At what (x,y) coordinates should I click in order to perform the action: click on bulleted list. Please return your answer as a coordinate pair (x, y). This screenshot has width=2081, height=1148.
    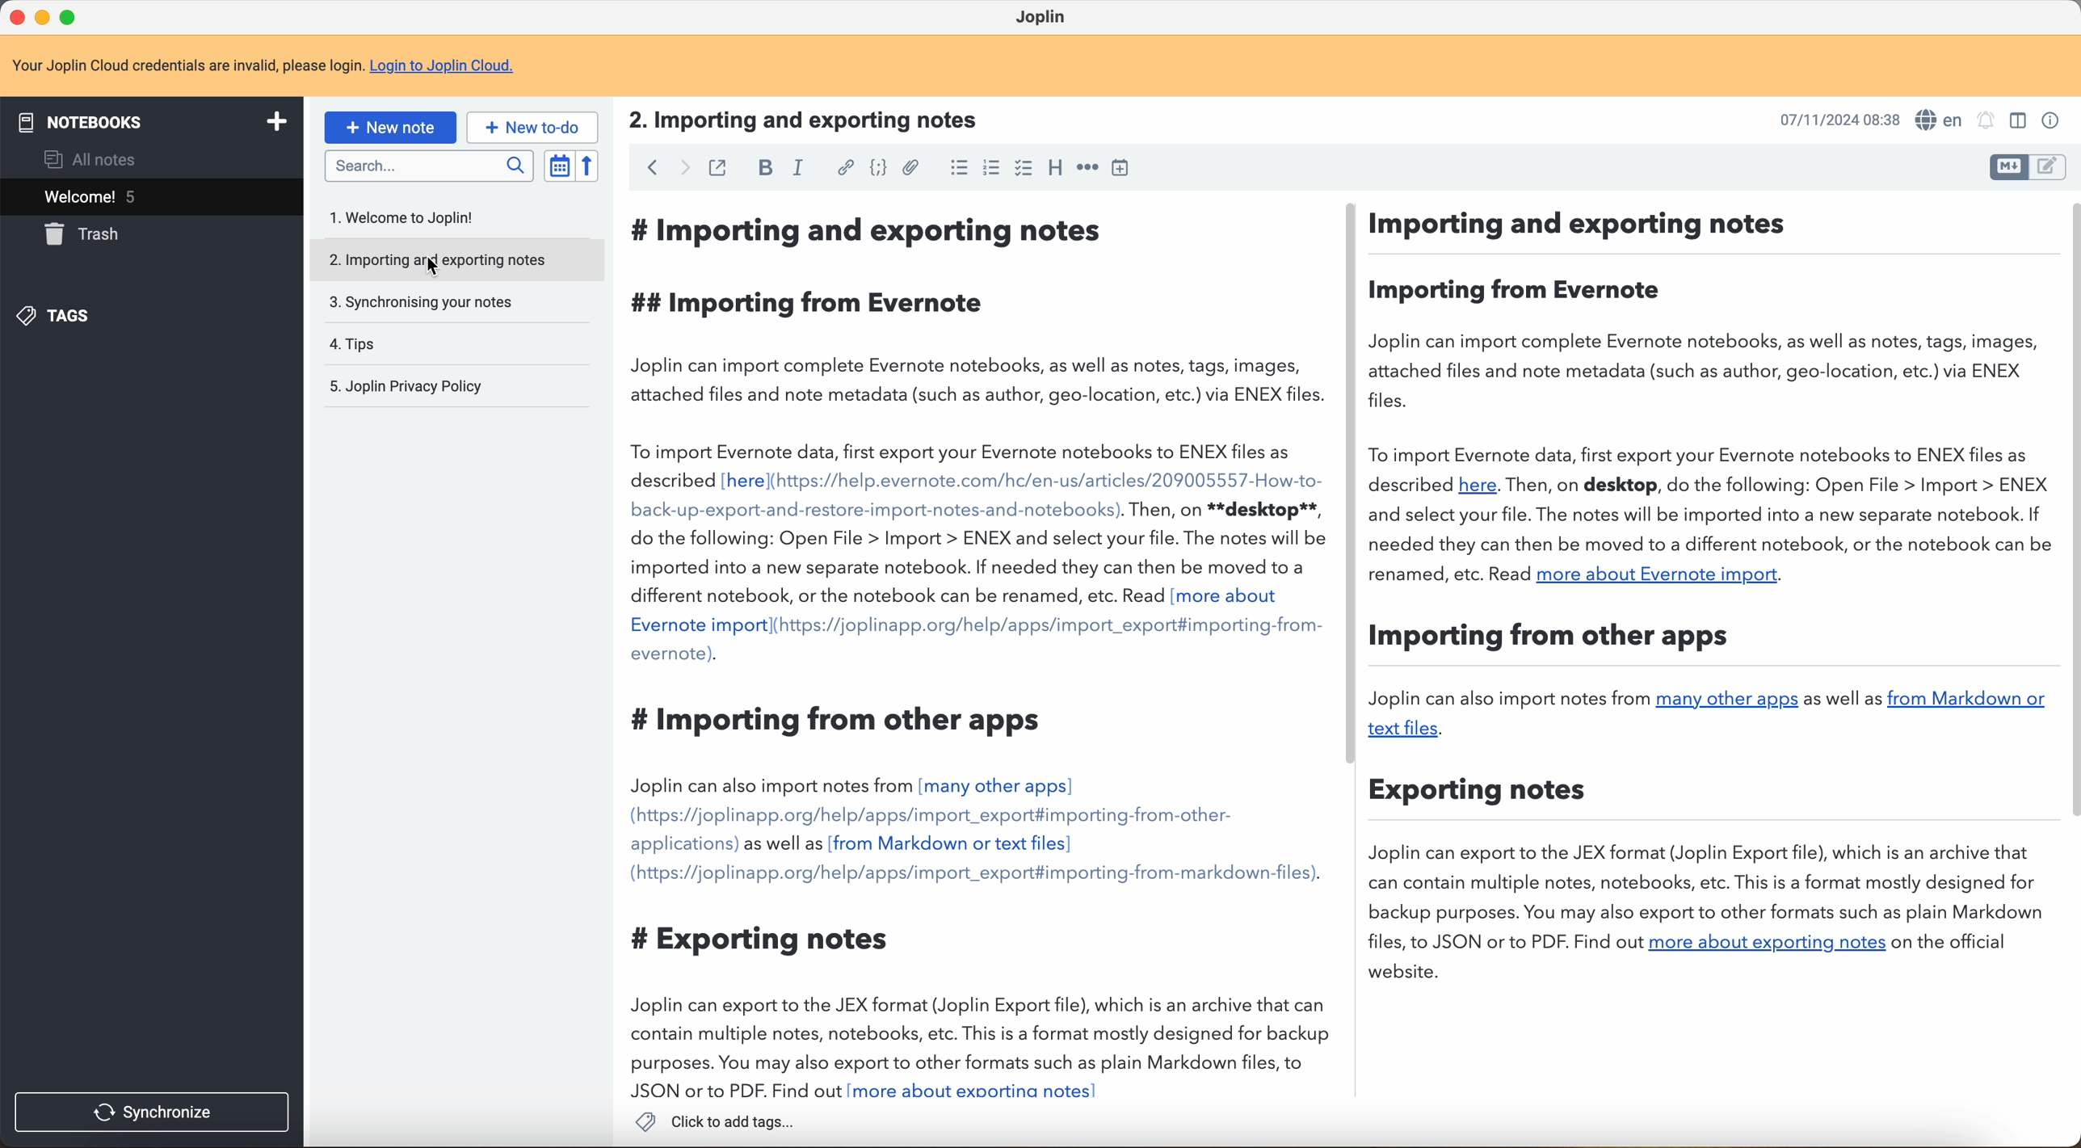
    Looking at the image, I should click on (955, 170).